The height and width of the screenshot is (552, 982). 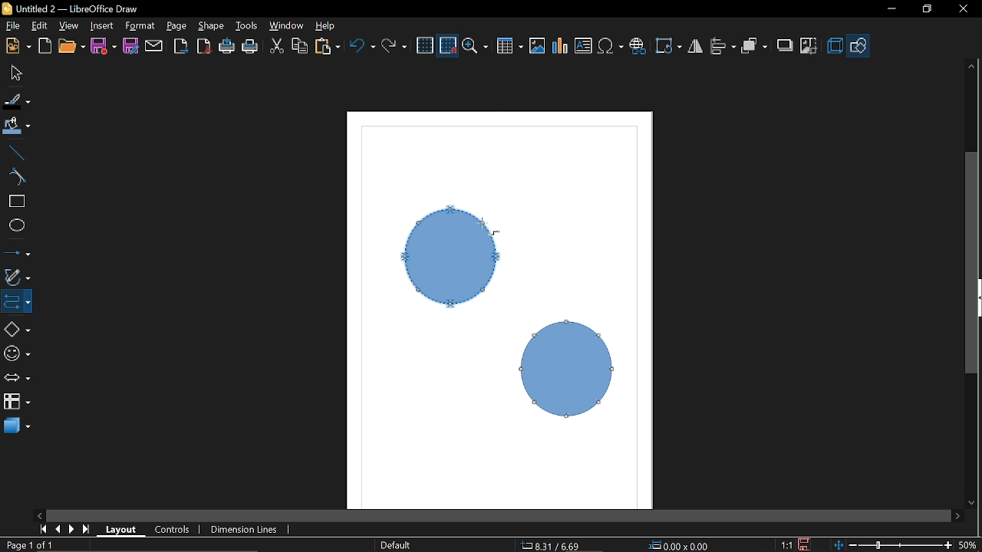 I want to click on Curve, so click(x=14, y=176).